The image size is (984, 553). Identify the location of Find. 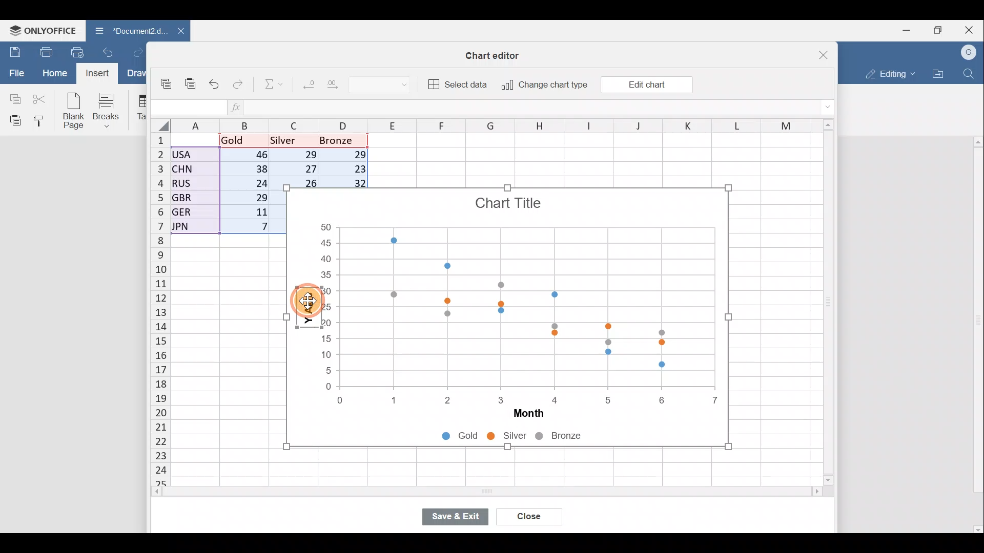
(969, 74).